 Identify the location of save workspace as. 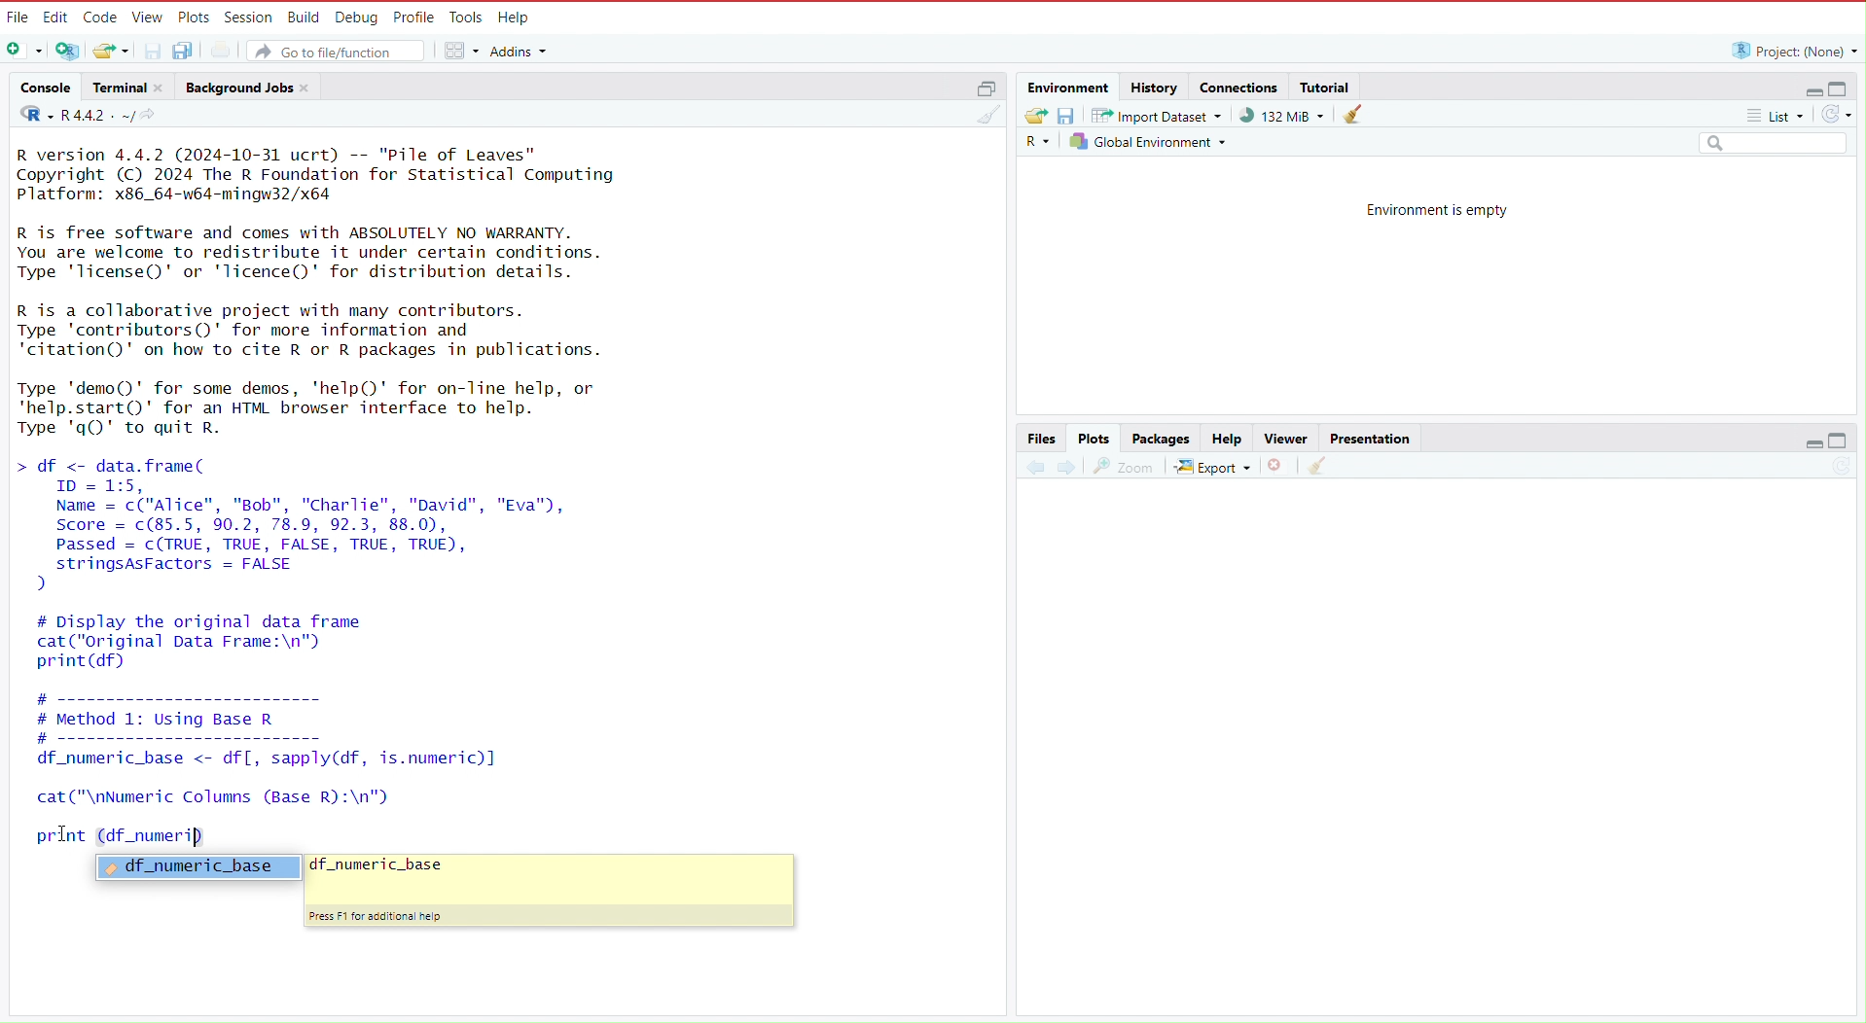
(1070, 117).